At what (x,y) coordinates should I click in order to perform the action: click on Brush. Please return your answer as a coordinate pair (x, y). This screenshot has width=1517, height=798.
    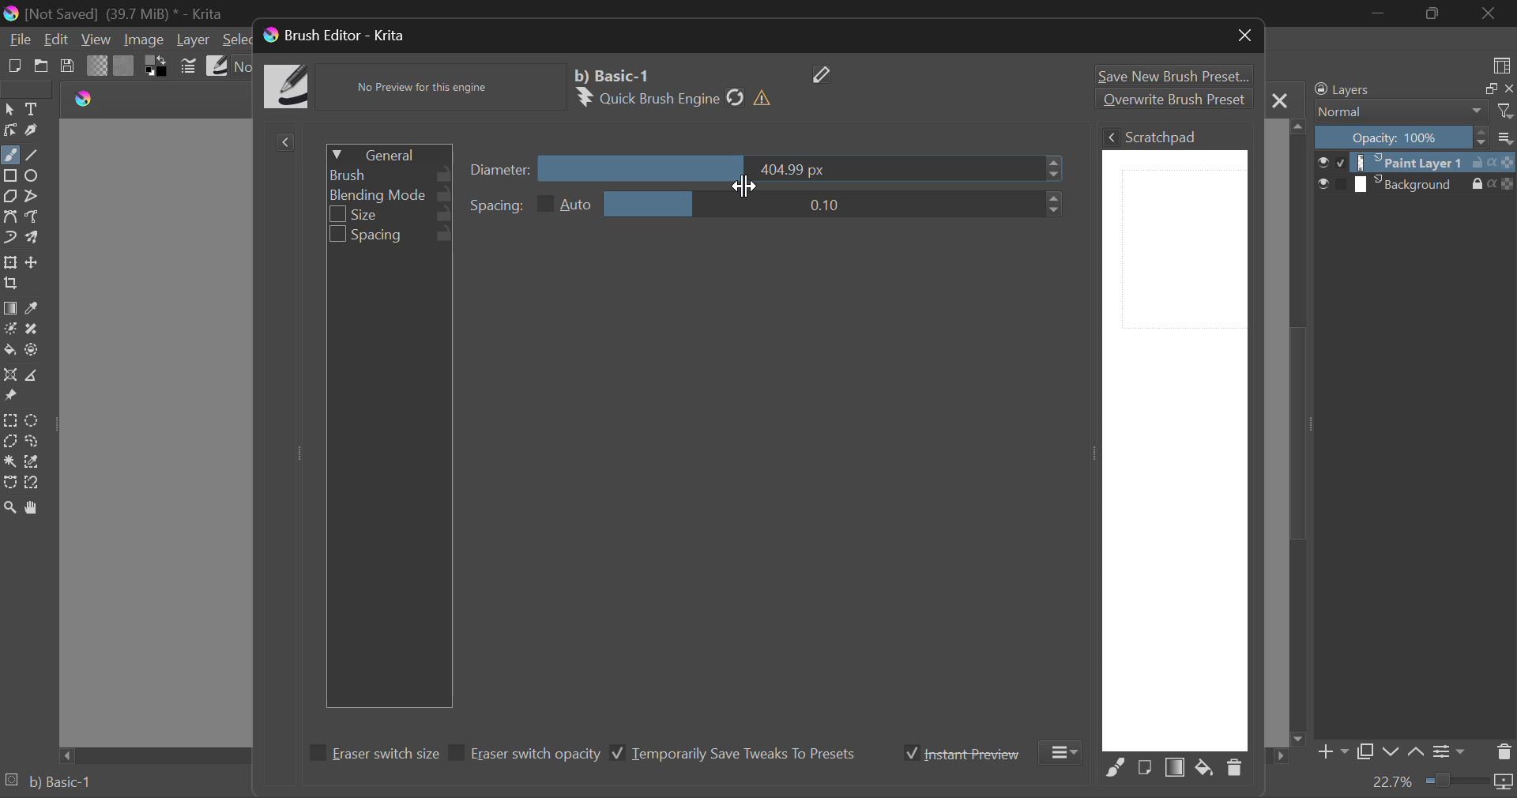
    Looking at the image, I should click on (389, 174).